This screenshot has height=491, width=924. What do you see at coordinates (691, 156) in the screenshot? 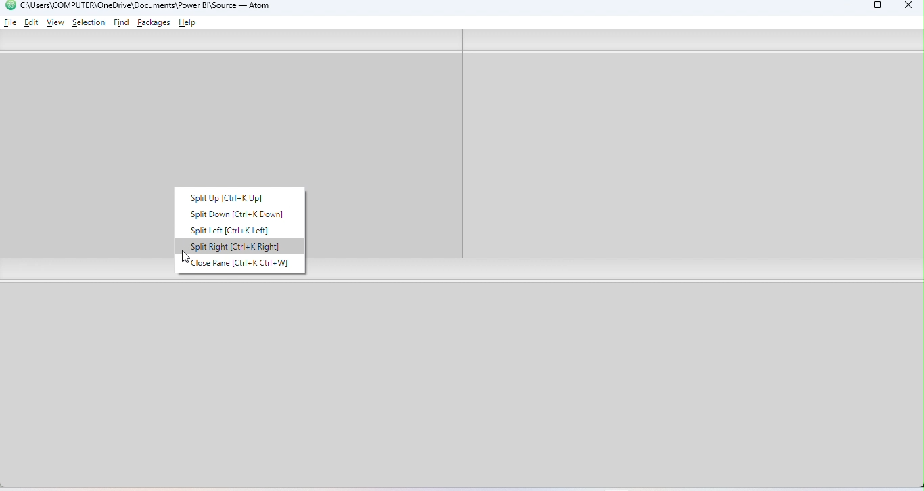
I see `Pane 2` at bounding box center [691, 156].